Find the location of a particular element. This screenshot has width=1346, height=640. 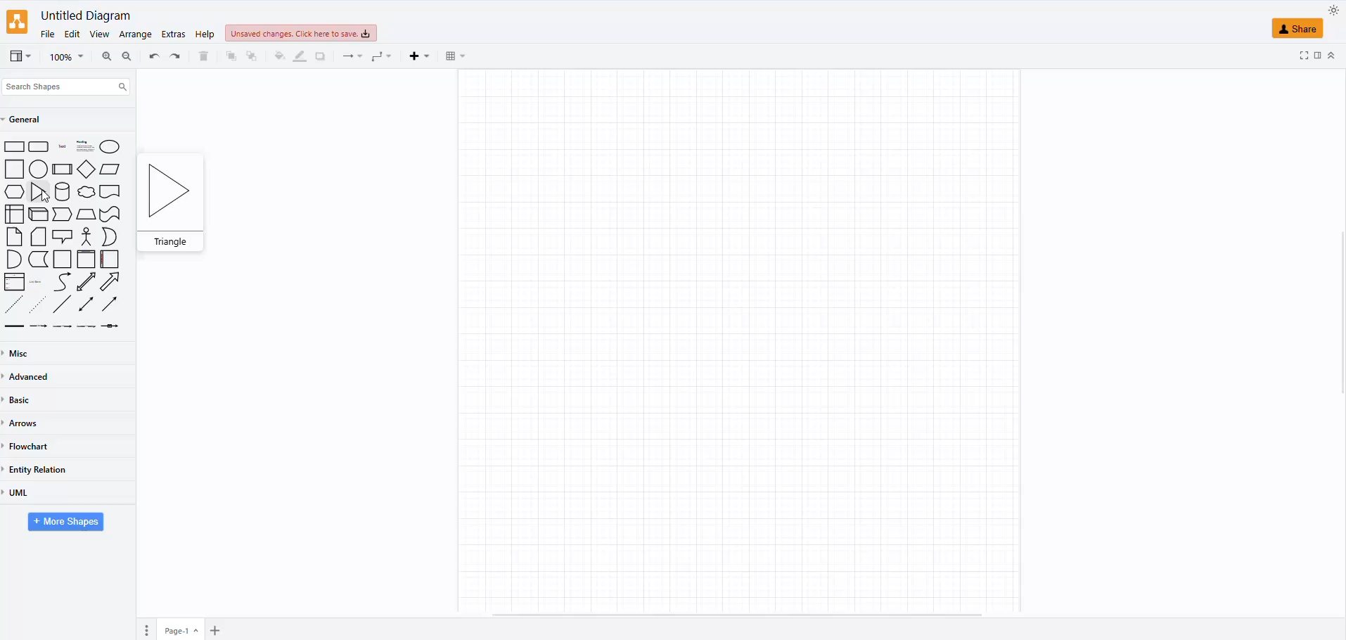

Cylinder is located at coordinates (63, 191).